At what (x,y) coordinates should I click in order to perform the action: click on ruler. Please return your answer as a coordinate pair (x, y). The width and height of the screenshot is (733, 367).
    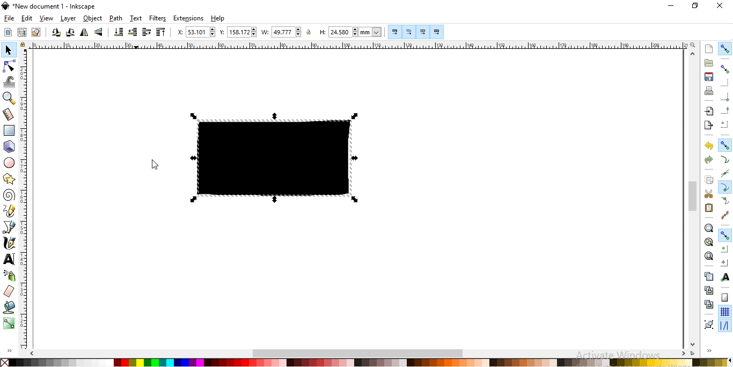
    Looking at the image, I should click on (27, 202).